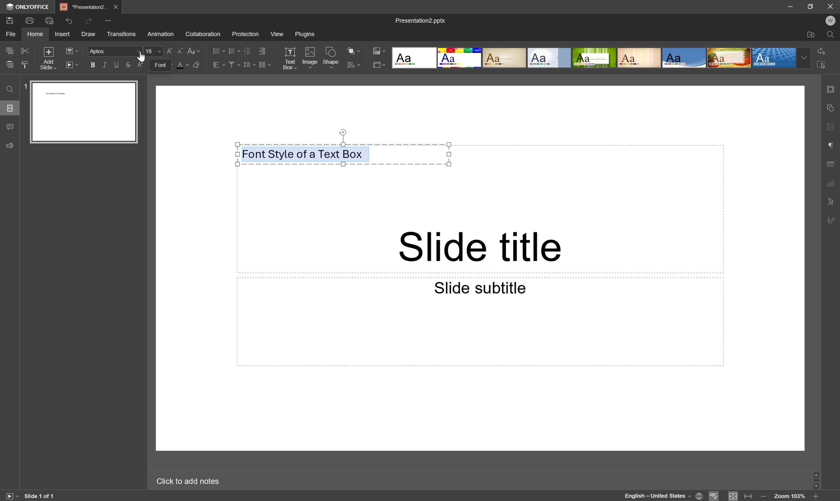 The width and height of the screenshot is (840, 501). Describe the element at coordinates (141, 56) in the screenshot. I see `Cursor` at that location.